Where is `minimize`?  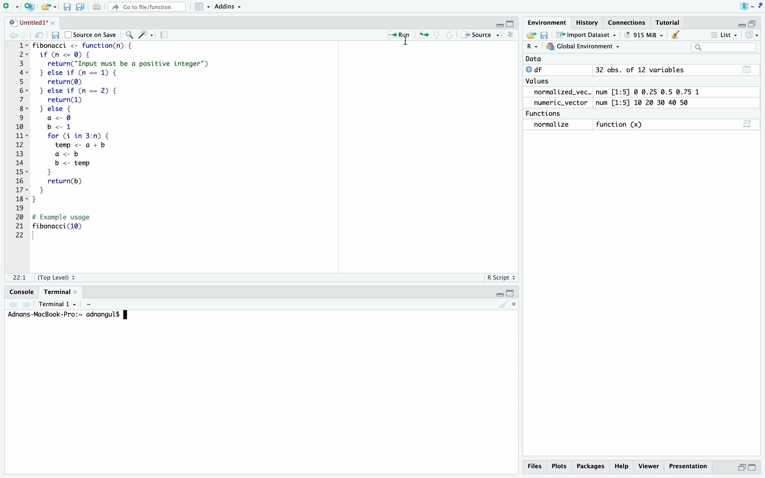
minimize is located at coordinates (742, 468).